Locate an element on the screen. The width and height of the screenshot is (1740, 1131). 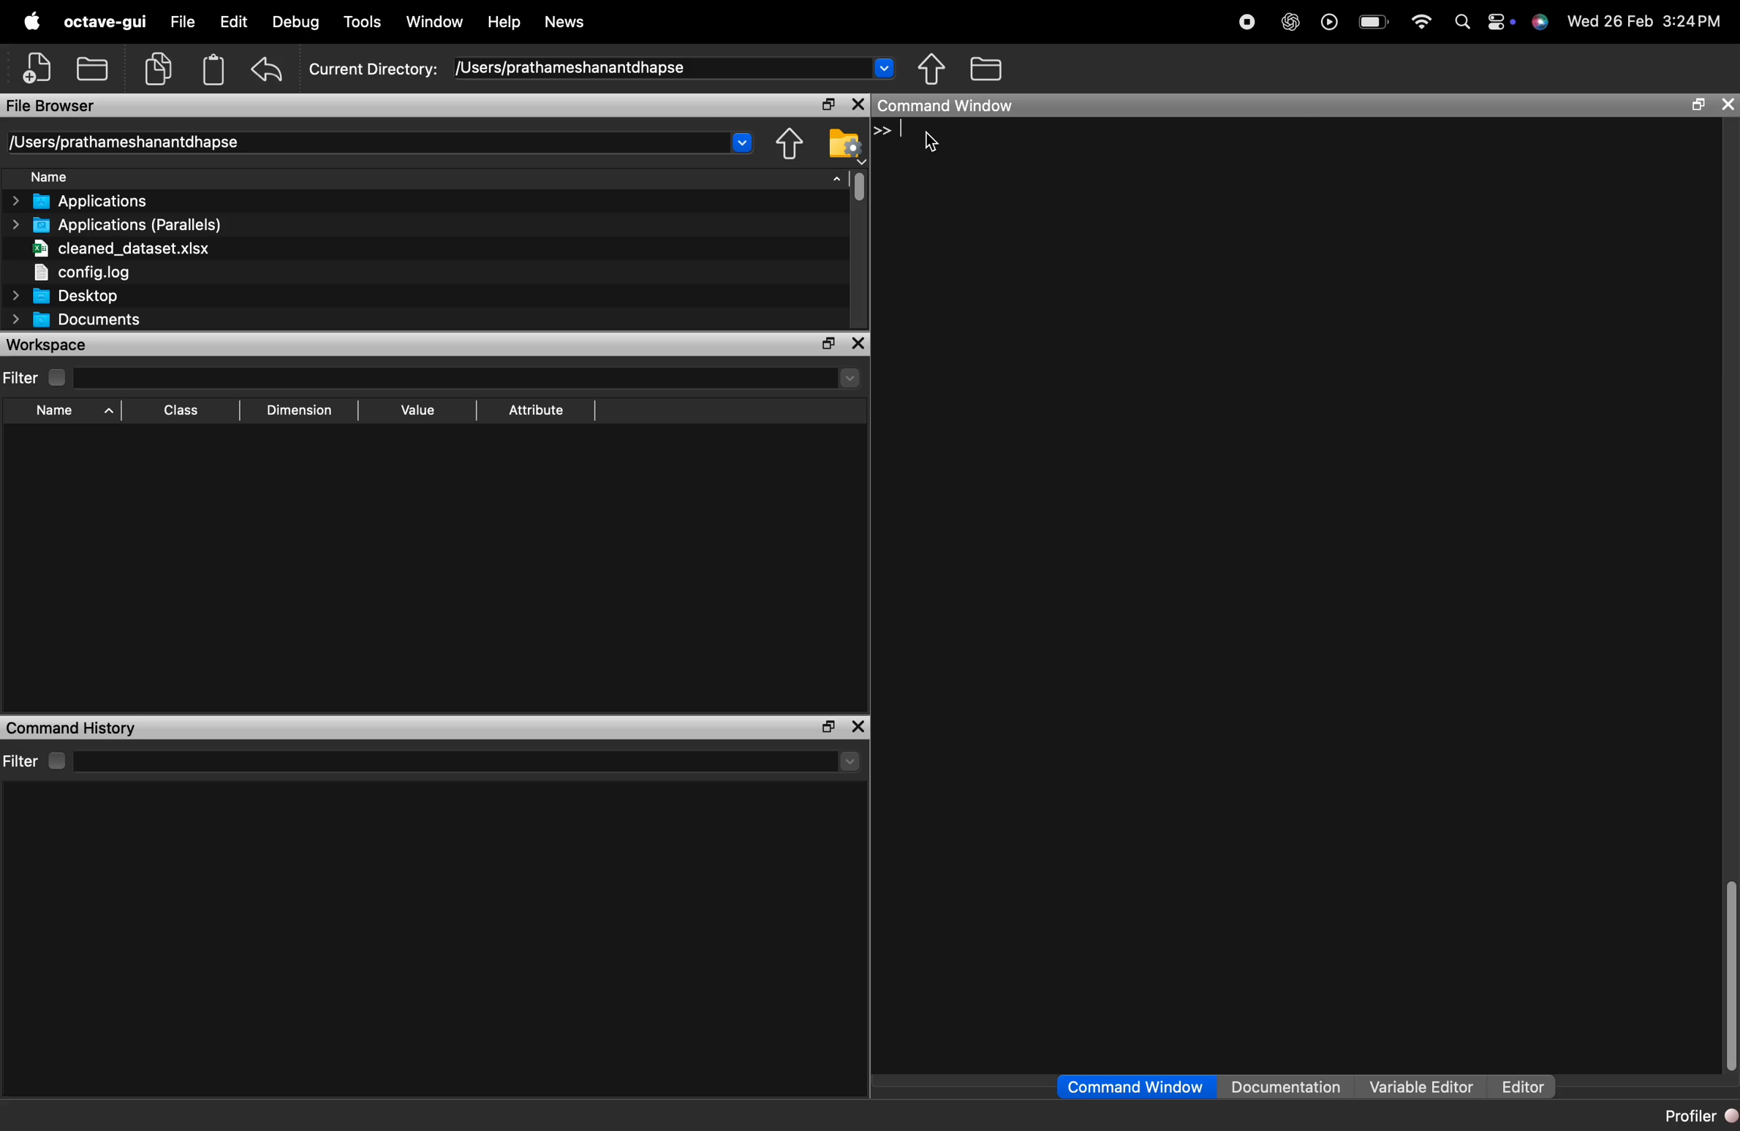
maximize is located at coordinates (1694, 106).